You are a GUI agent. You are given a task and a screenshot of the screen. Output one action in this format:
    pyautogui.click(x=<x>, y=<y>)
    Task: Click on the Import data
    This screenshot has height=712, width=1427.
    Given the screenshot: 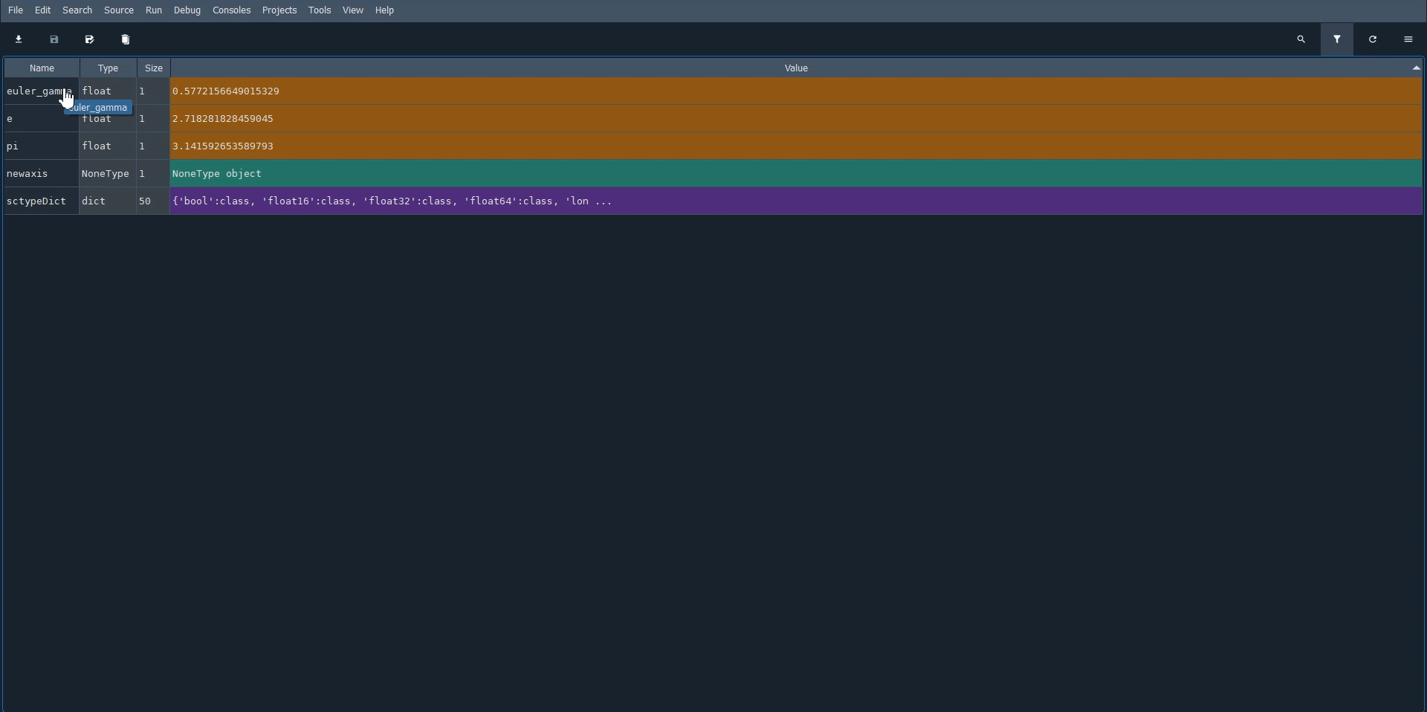 What is the action you would take?
    pyautogui.click(x=19, y=39)
    